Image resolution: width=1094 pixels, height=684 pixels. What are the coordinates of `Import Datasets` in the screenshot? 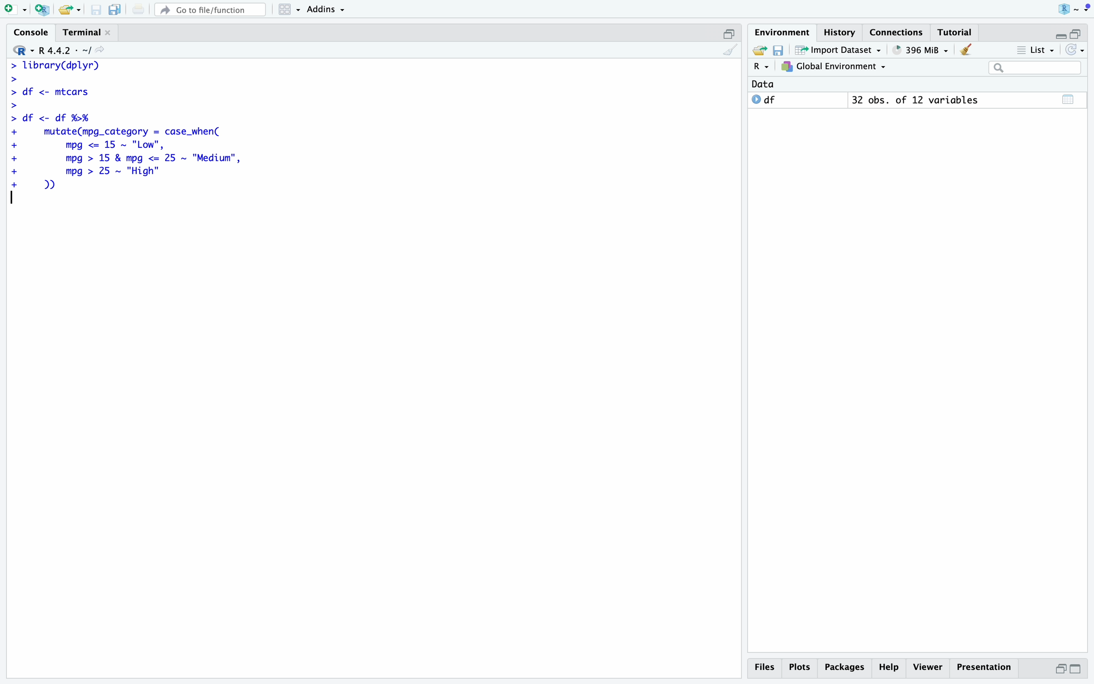 It's located at (839, 49).